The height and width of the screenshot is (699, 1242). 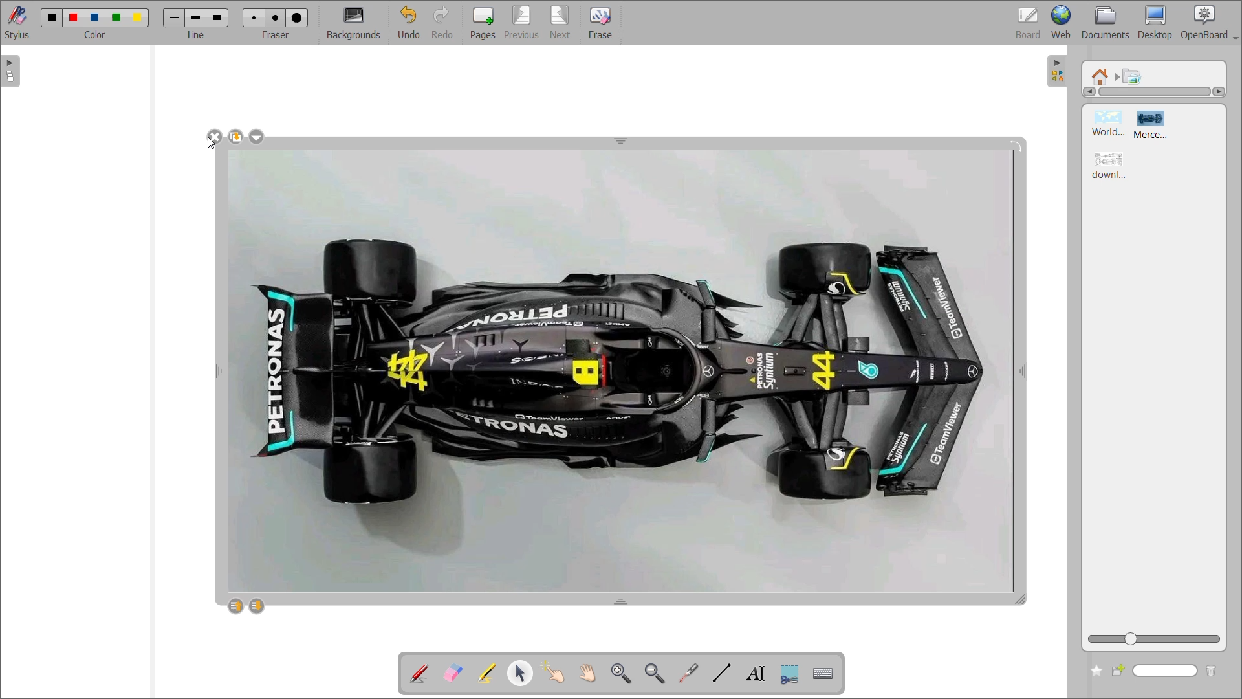 I want to click on create new folder, so click(x=1118, y=673).